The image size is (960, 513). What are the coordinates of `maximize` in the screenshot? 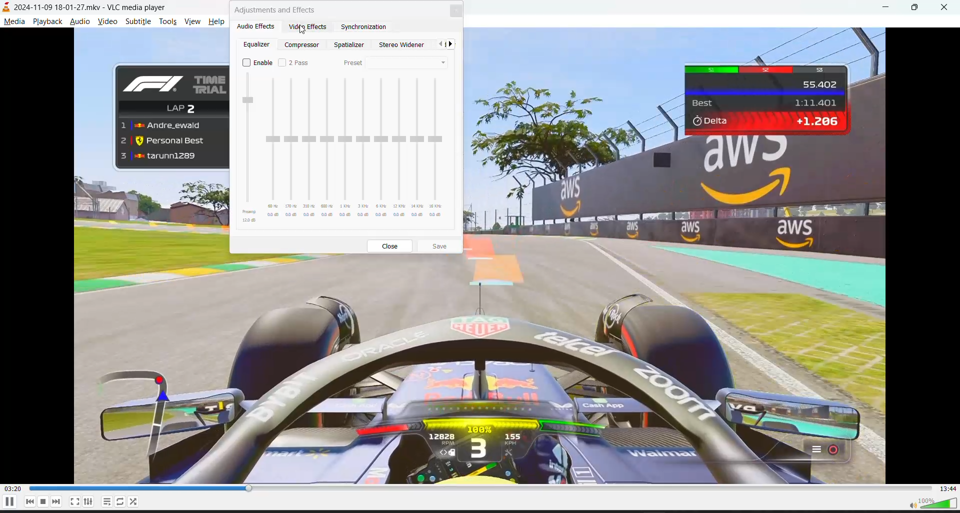 It's located at (914, 8).